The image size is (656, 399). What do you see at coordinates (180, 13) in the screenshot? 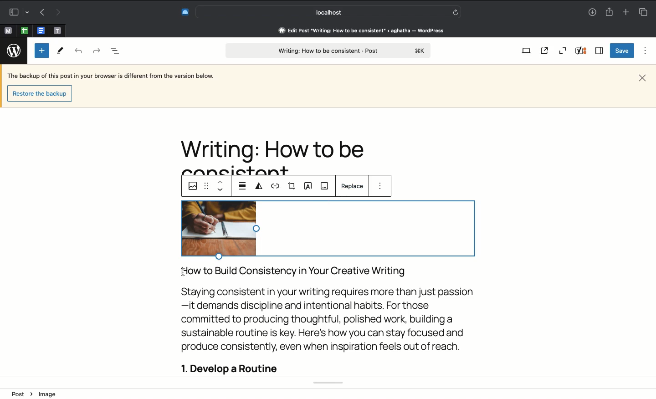
I see `Extensions` at bounding box center [180, 13].